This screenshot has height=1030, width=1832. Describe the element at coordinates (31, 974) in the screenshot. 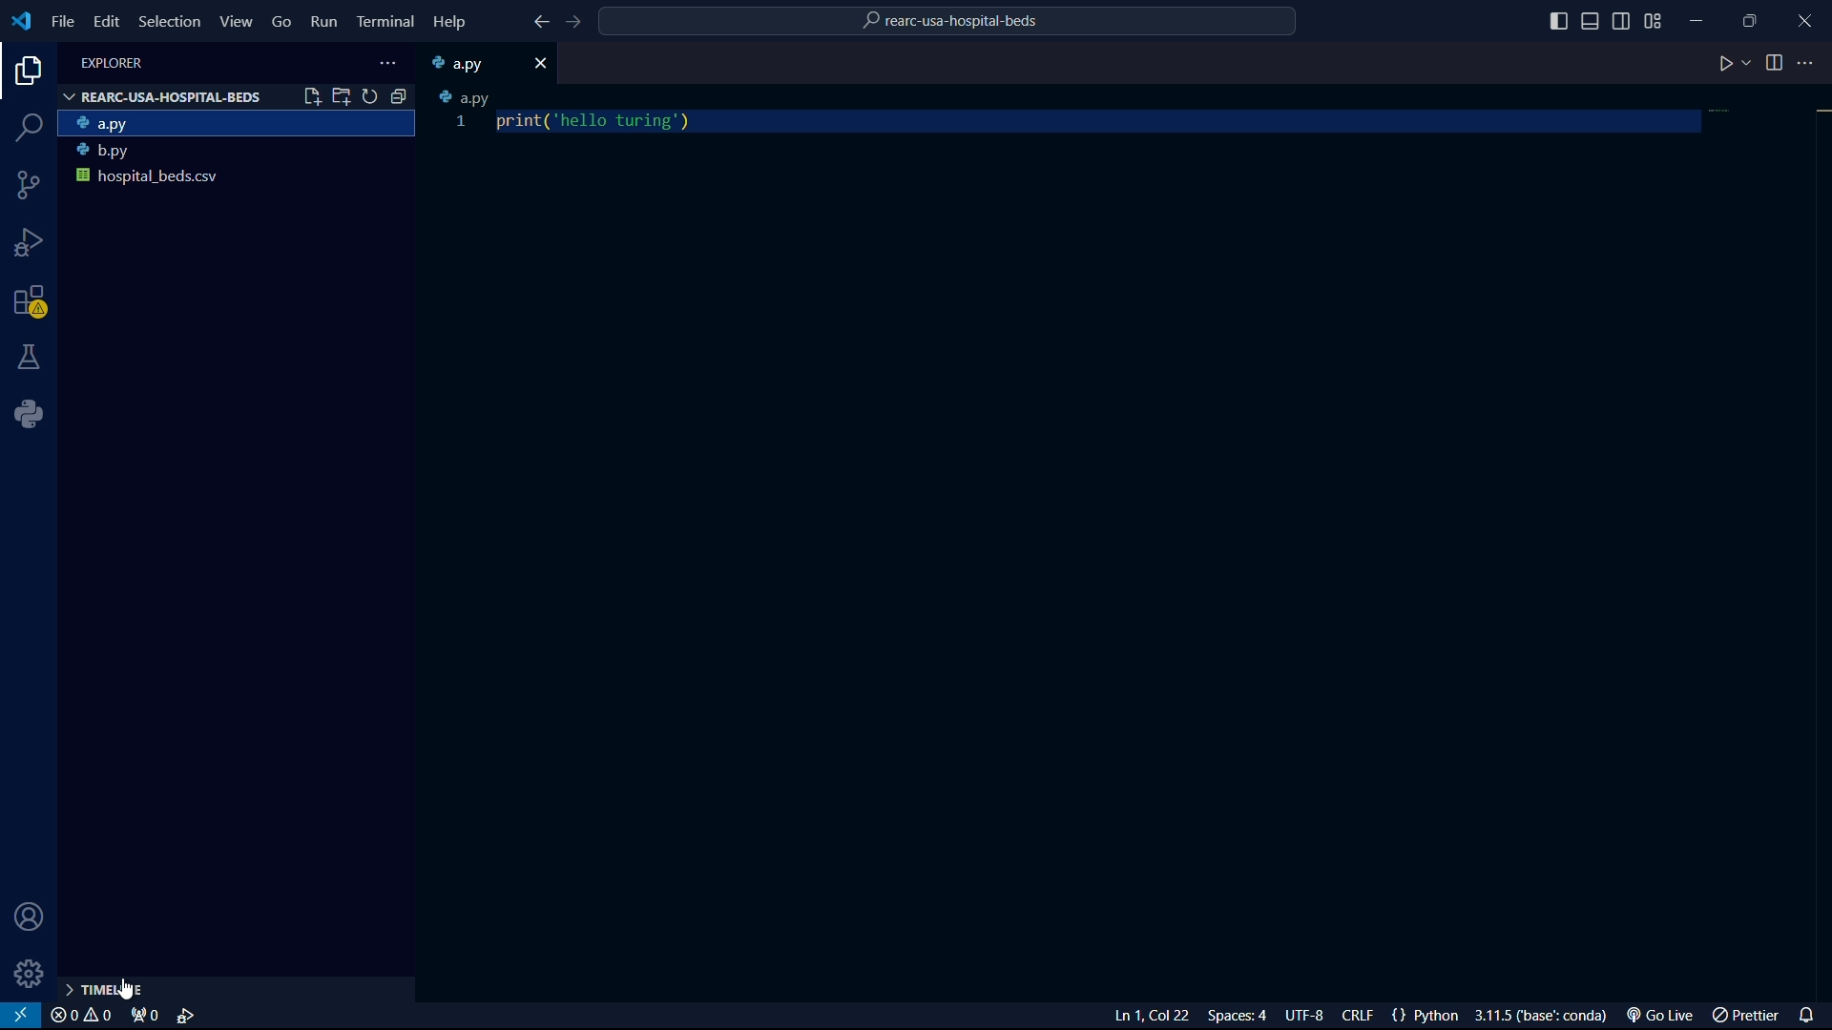

I see `manage` at that location.